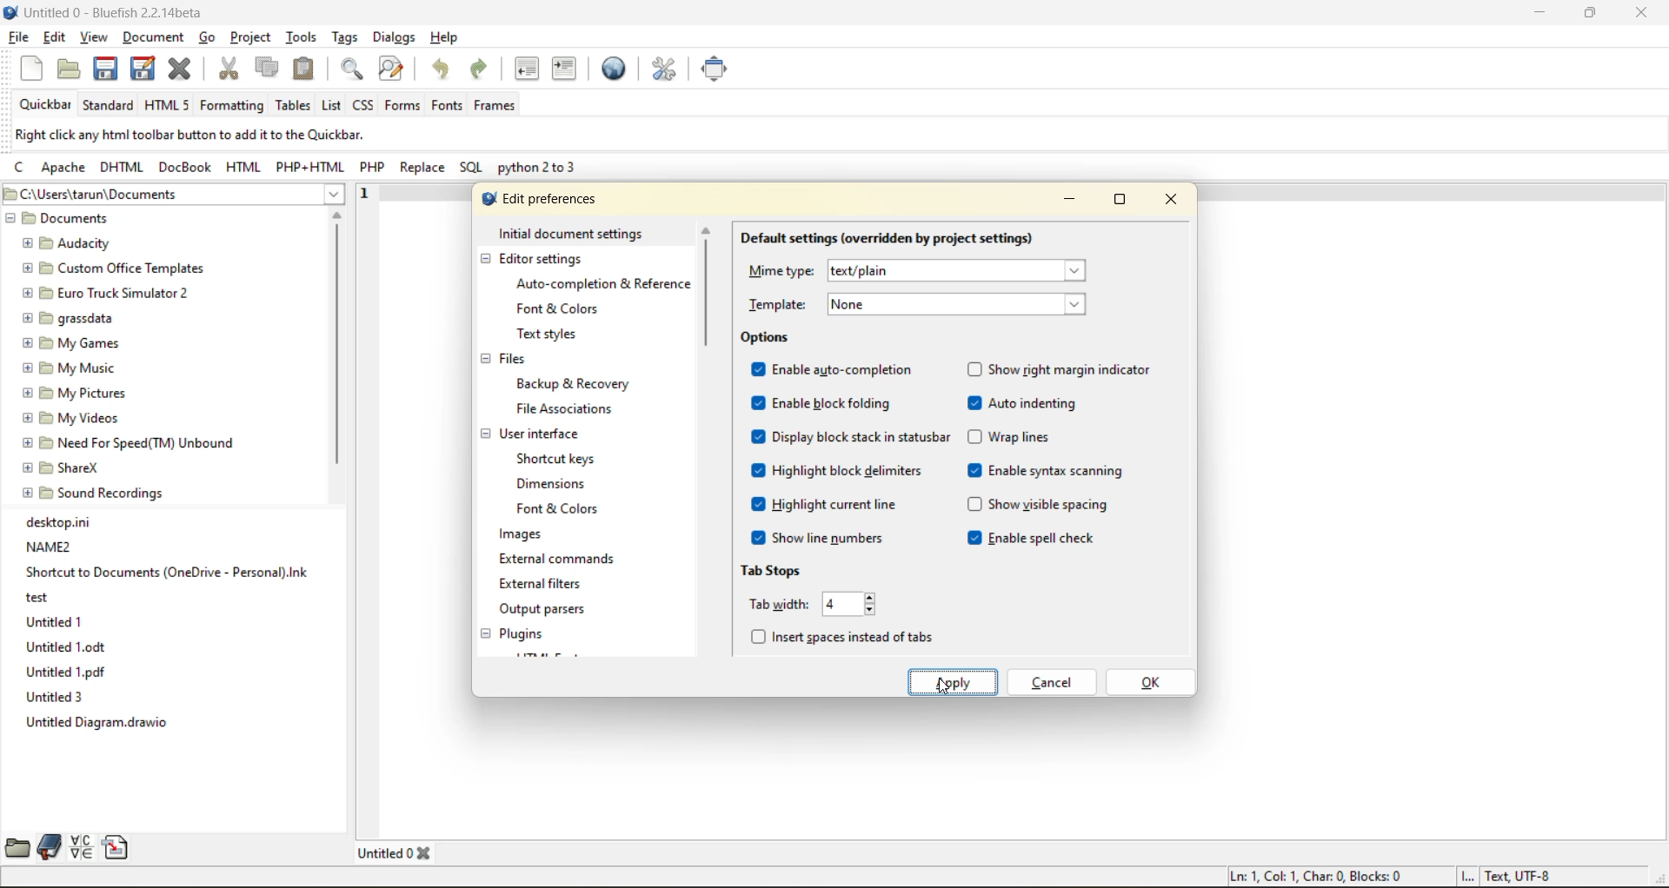 The height and width of the screenshot is (888, 1669). Describe the element at coordinates (820, 538) in the screenshot. I see `show line numbers` at that location.